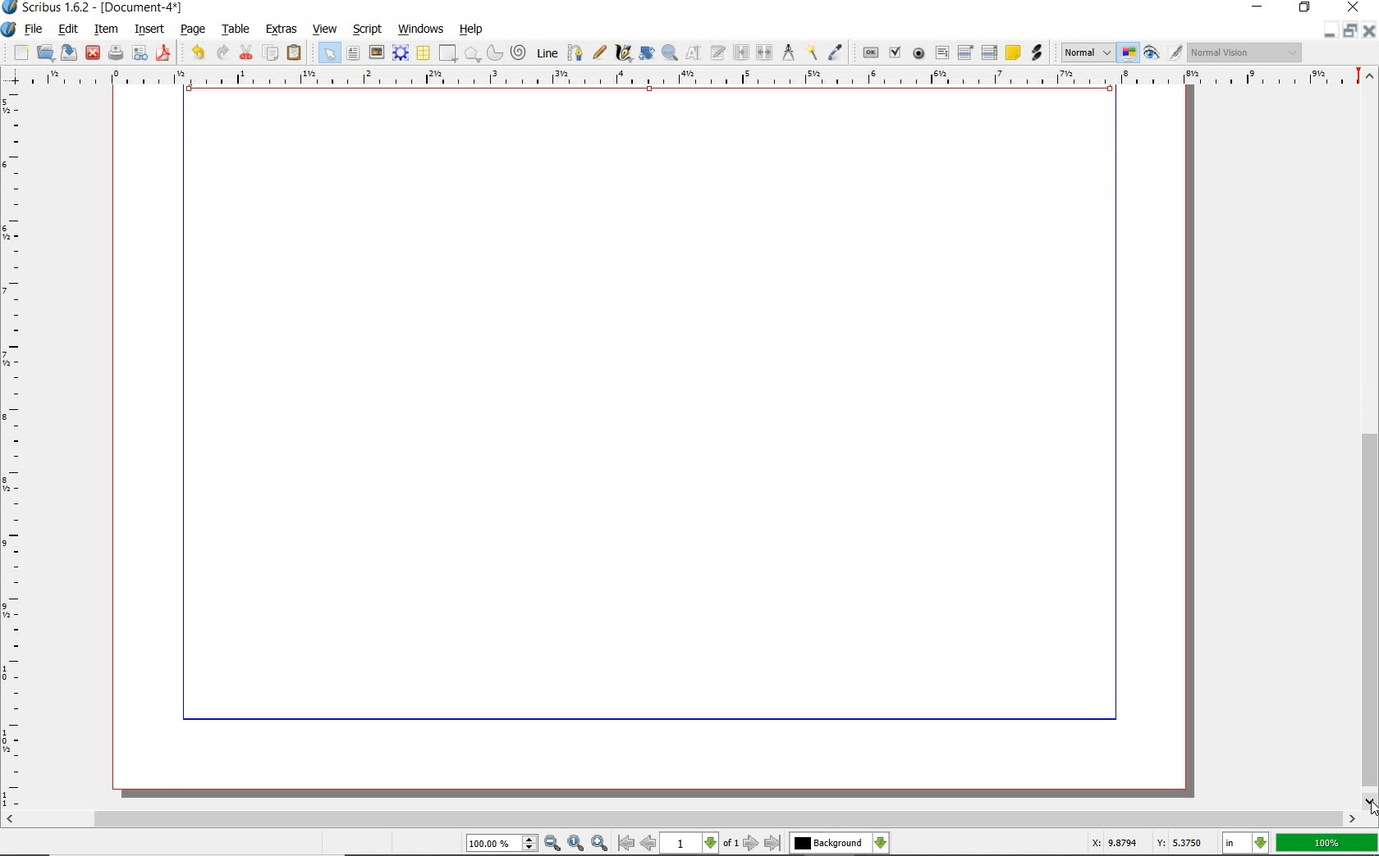  Describe the element at coordinates (503, 845) in the screenshot. I see `100.00%` at that location.